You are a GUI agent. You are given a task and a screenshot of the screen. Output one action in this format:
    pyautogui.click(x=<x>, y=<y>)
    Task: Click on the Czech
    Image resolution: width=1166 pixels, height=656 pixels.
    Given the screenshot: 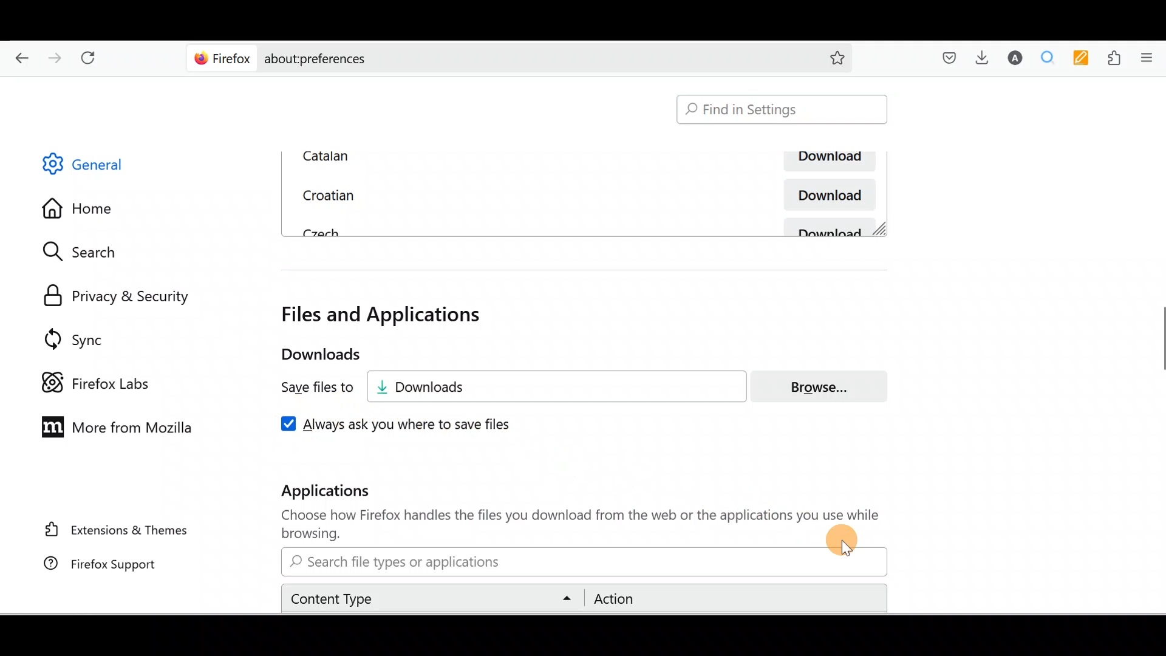 What is the action you would take?
    pyautogui.click(x=318, y=231)
    